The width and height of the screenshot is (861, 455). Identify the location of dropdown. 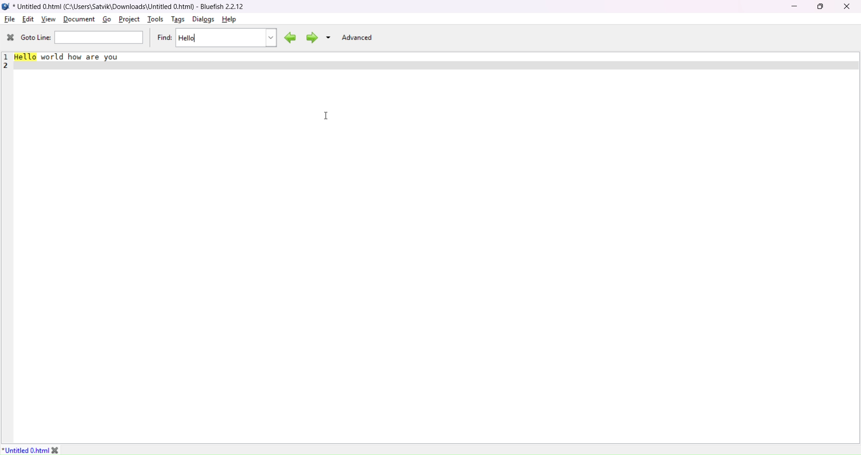
(329, 38).